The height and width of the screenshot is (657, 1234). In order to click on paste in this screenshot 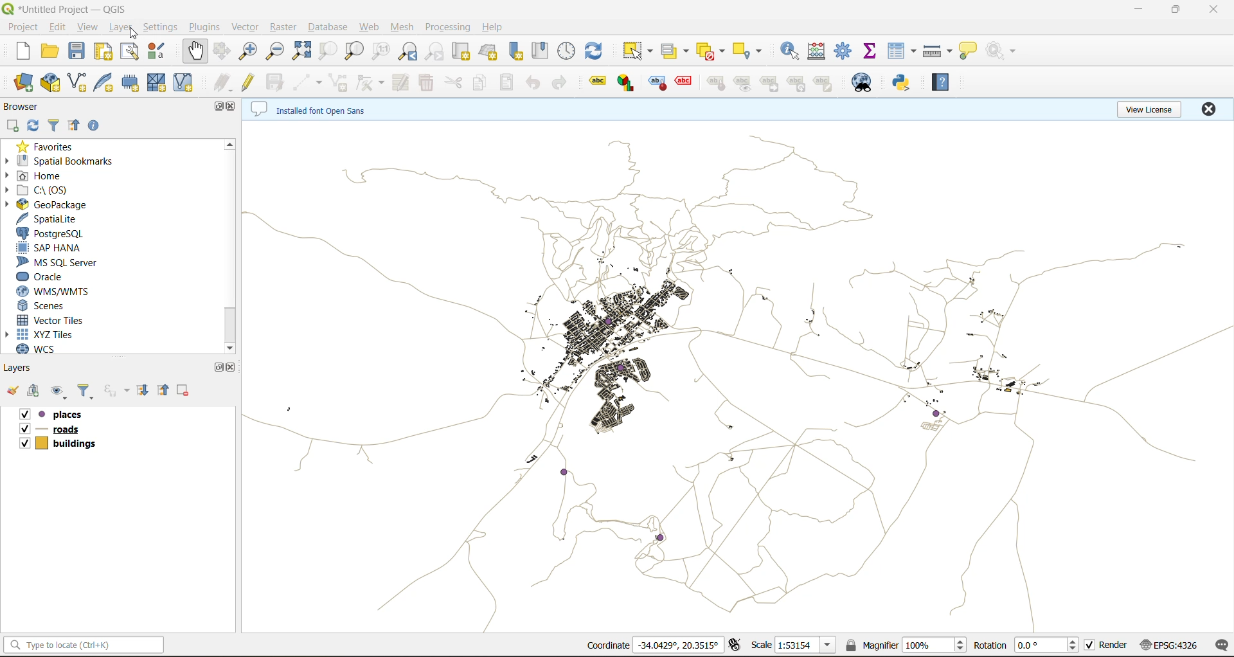, I will do `click(507, 82)`.